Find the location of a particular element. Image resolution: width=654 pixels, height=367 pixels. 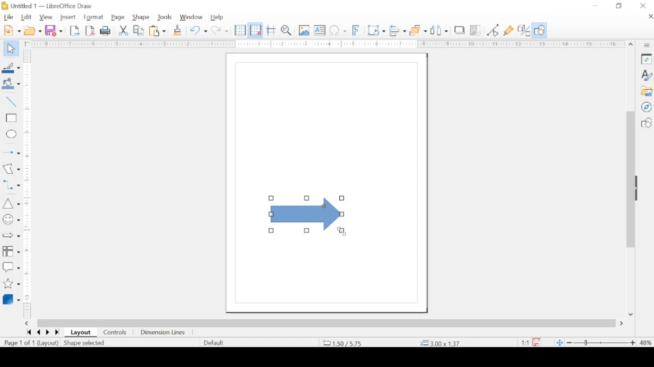

dimension lines is located at coordinates (163, 333).